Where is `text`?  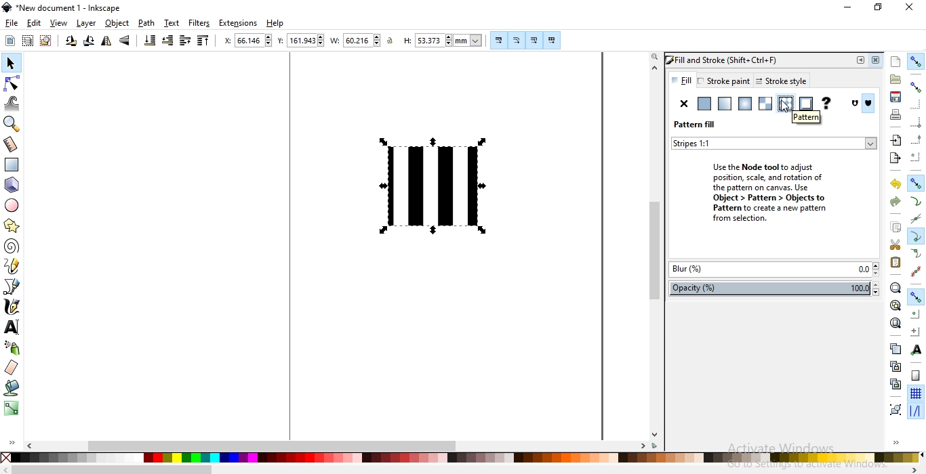 text is located at coordinates (172, 23).